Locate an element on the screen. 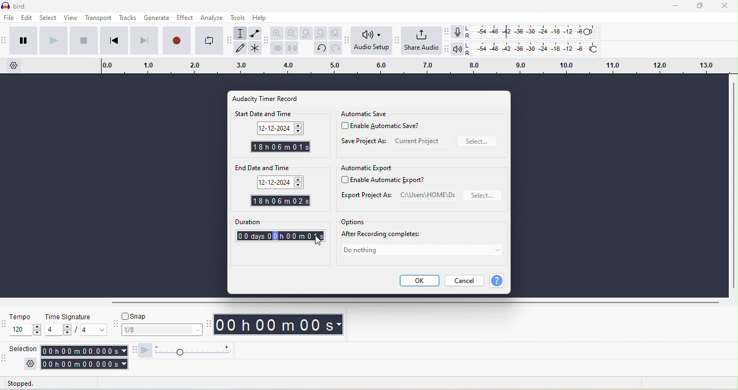 The image size is (738, 390). cursor is located at coordinates (317, 241).